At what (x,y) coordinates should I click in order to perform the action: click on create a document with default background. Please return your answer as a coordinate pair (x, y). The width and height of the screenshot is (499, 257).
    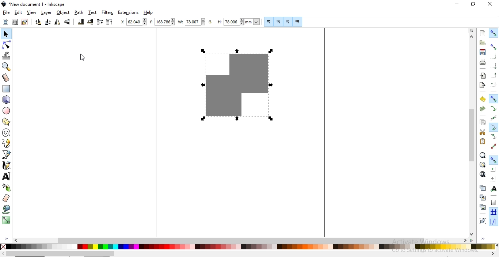
    Looking at the image, I should click on (483, 33).